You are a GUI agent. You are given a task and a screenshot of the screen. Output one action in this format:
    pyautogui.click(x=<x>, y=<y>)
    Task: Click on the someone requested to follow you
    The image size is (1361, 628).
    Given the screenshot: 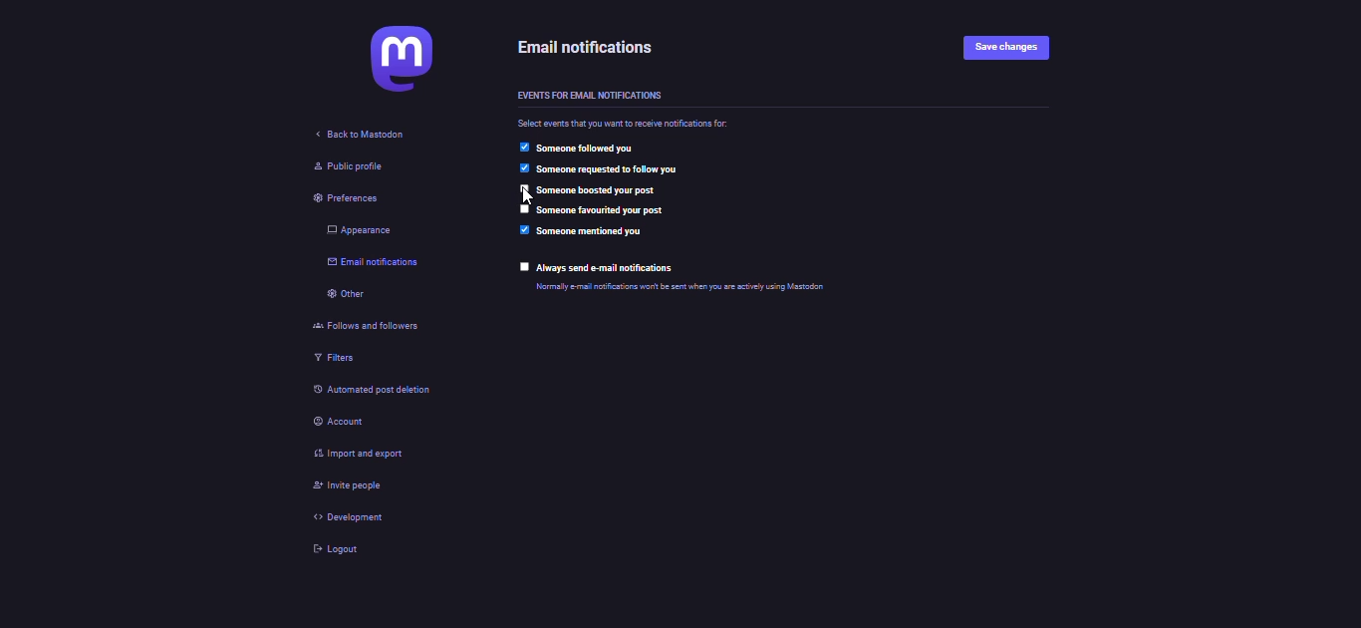 What is the action you would take?
    pyautogui.click(x=621, y=170)
    